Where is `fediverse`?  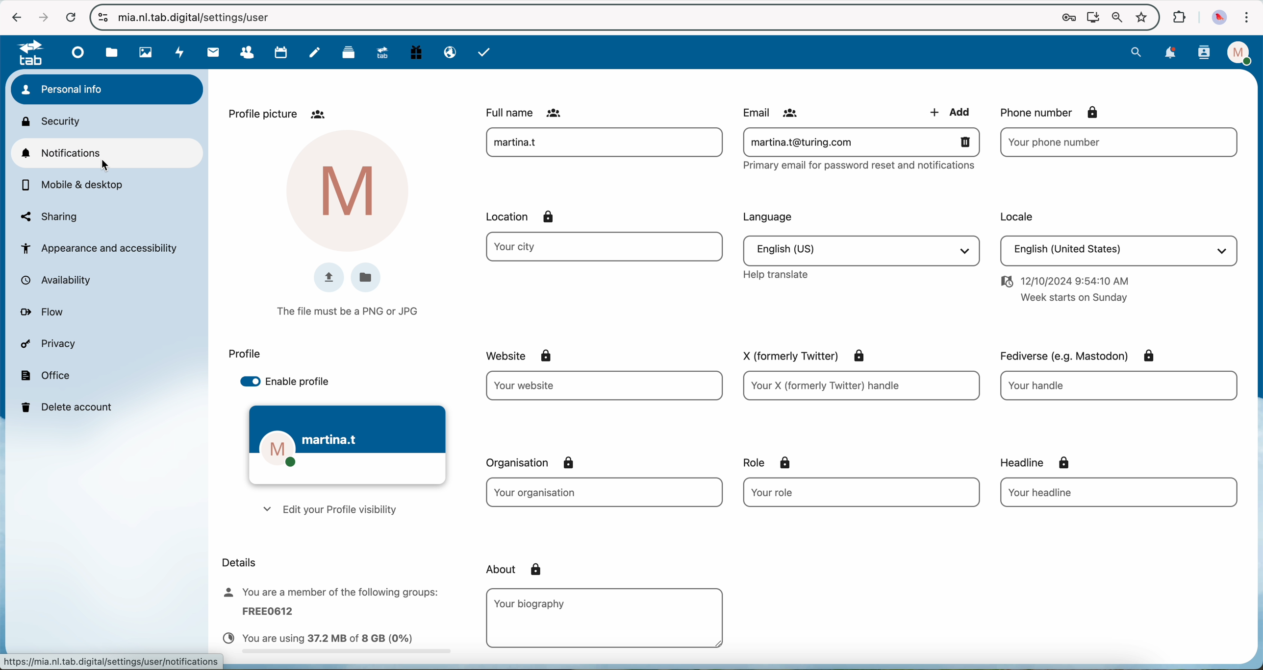 fediverse is located at coordinates (1078, 356).